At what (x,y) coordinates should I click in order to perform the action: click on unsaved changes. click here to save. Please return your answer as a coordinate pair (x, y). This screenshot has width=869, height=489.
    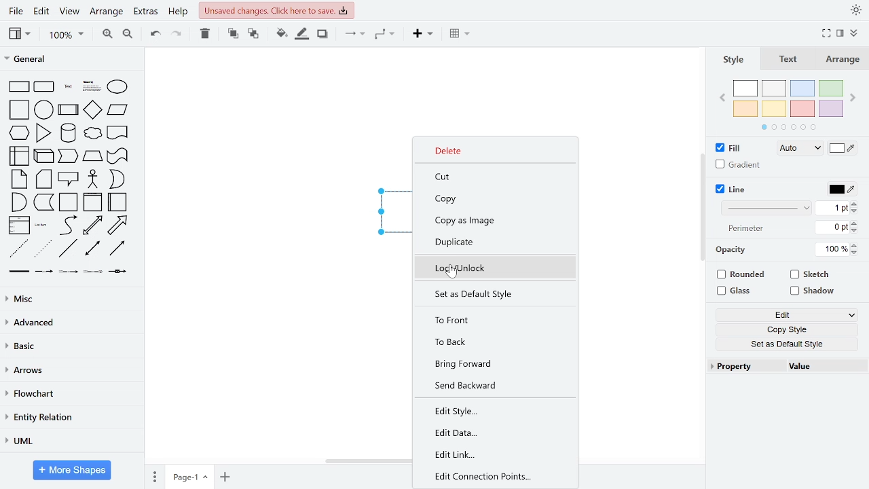
    Looking at the image, I should click on (276, 10).